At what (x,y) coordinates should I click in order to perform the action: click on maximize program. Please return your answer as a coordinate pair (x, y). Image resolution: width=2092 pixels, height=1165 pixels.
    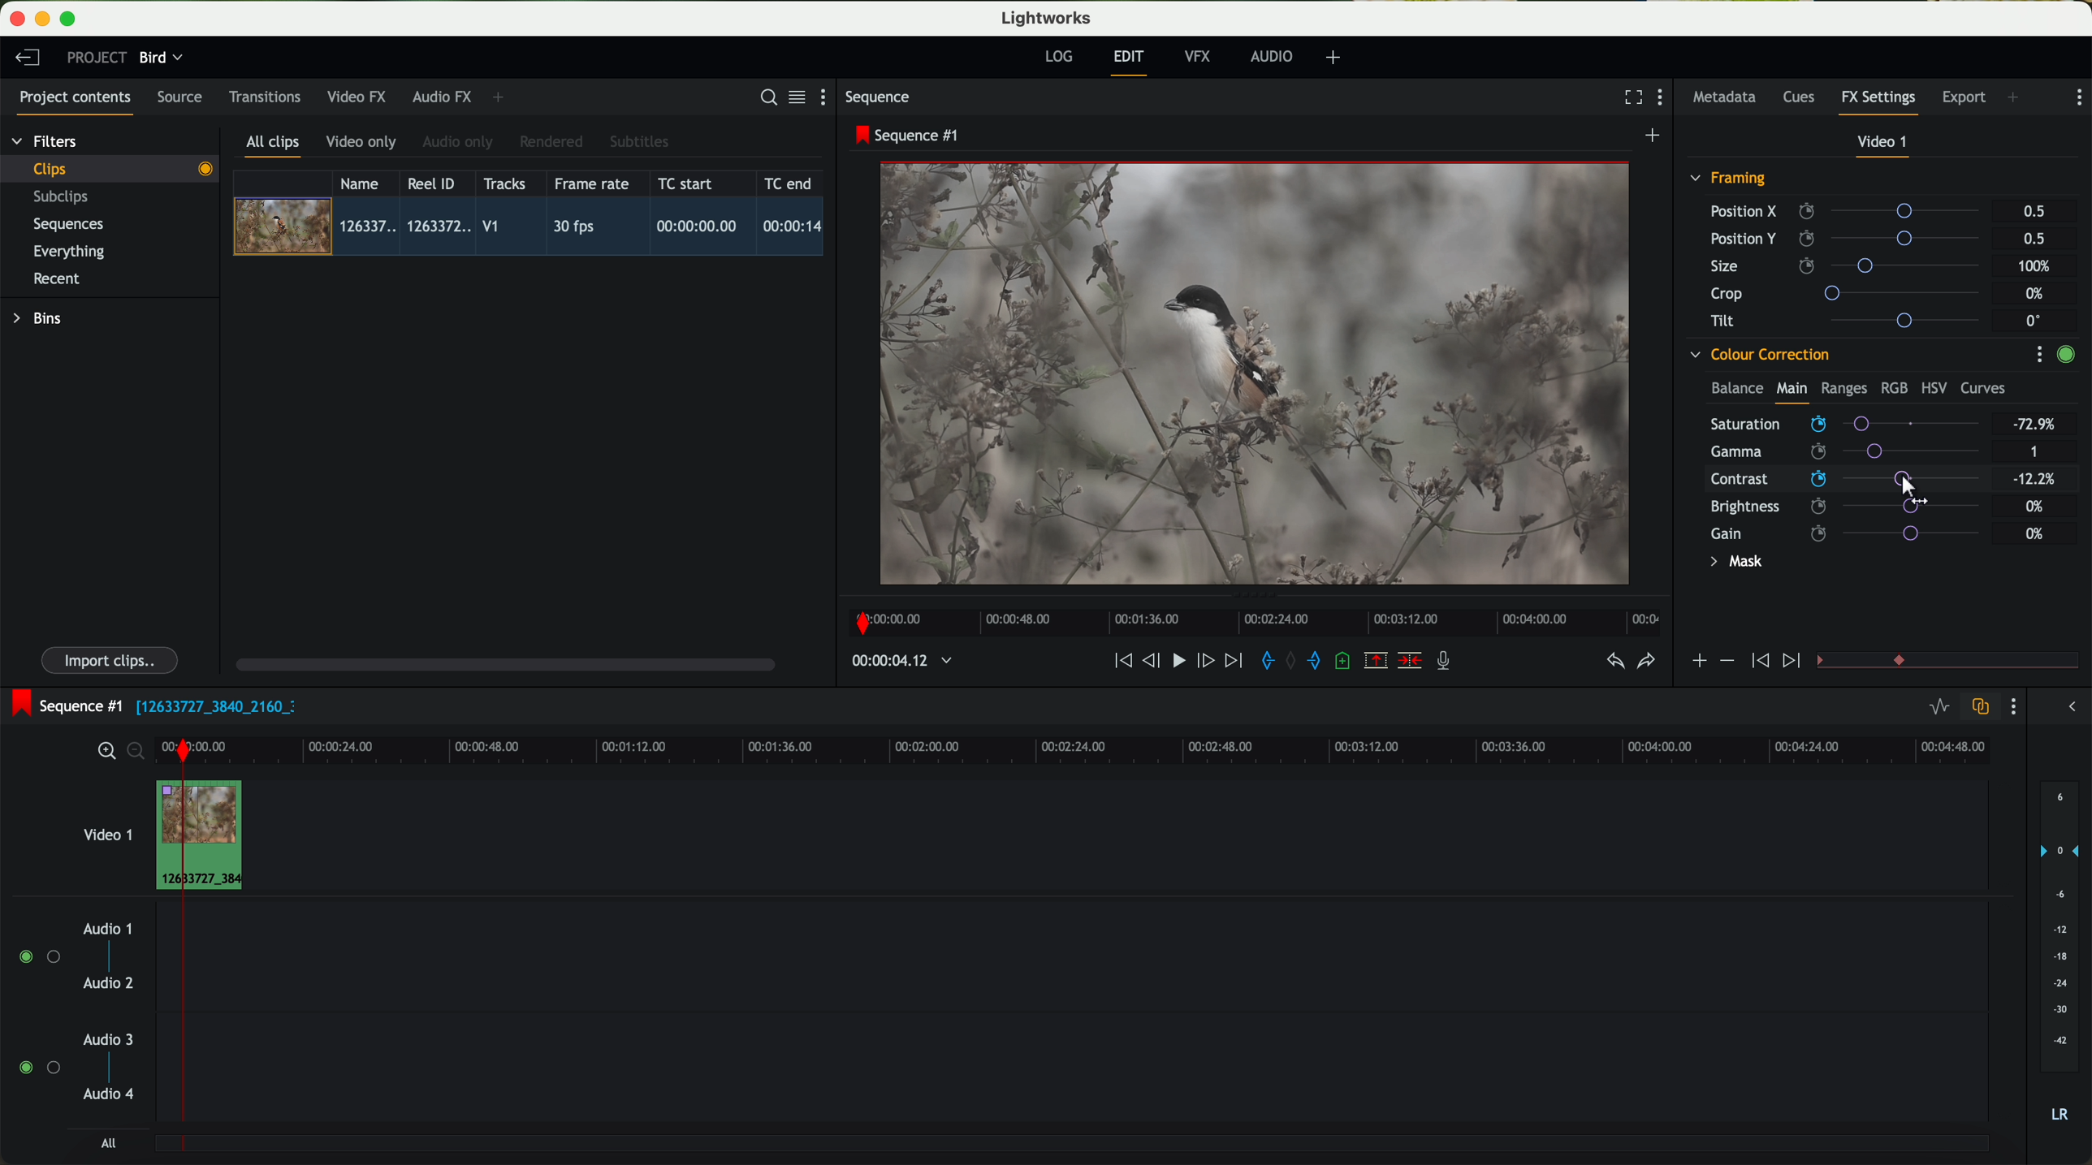
    Looking at the image, I should click on (71, 19).